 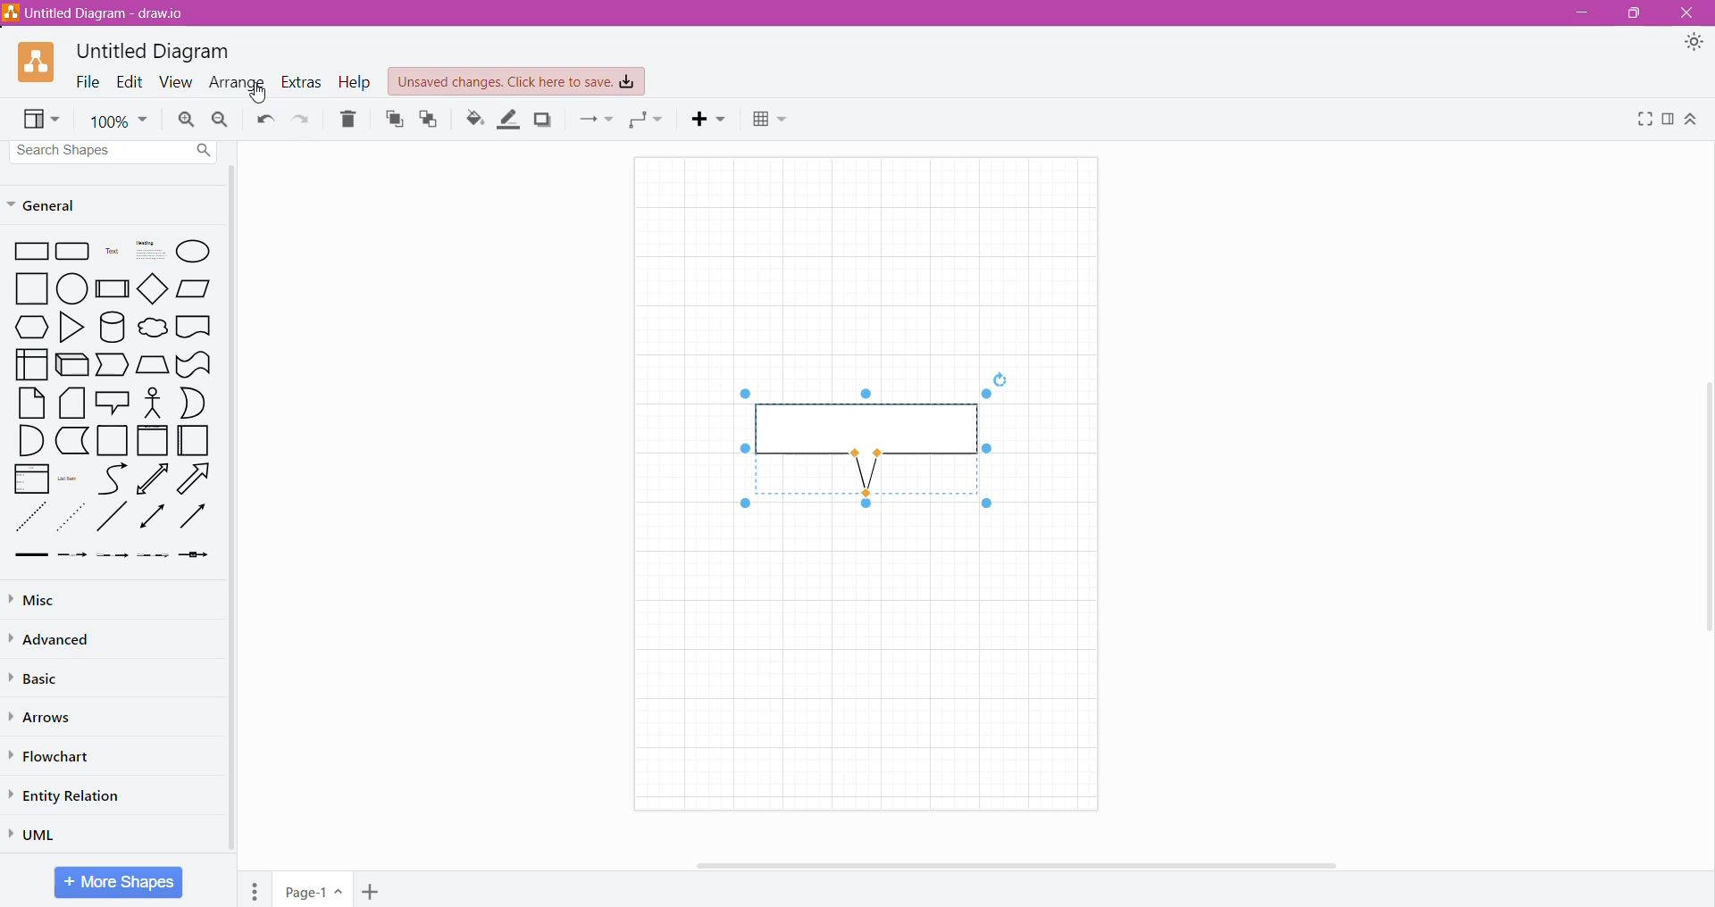 I want to click on 3D Rectangle, so click(x=72, y=364).